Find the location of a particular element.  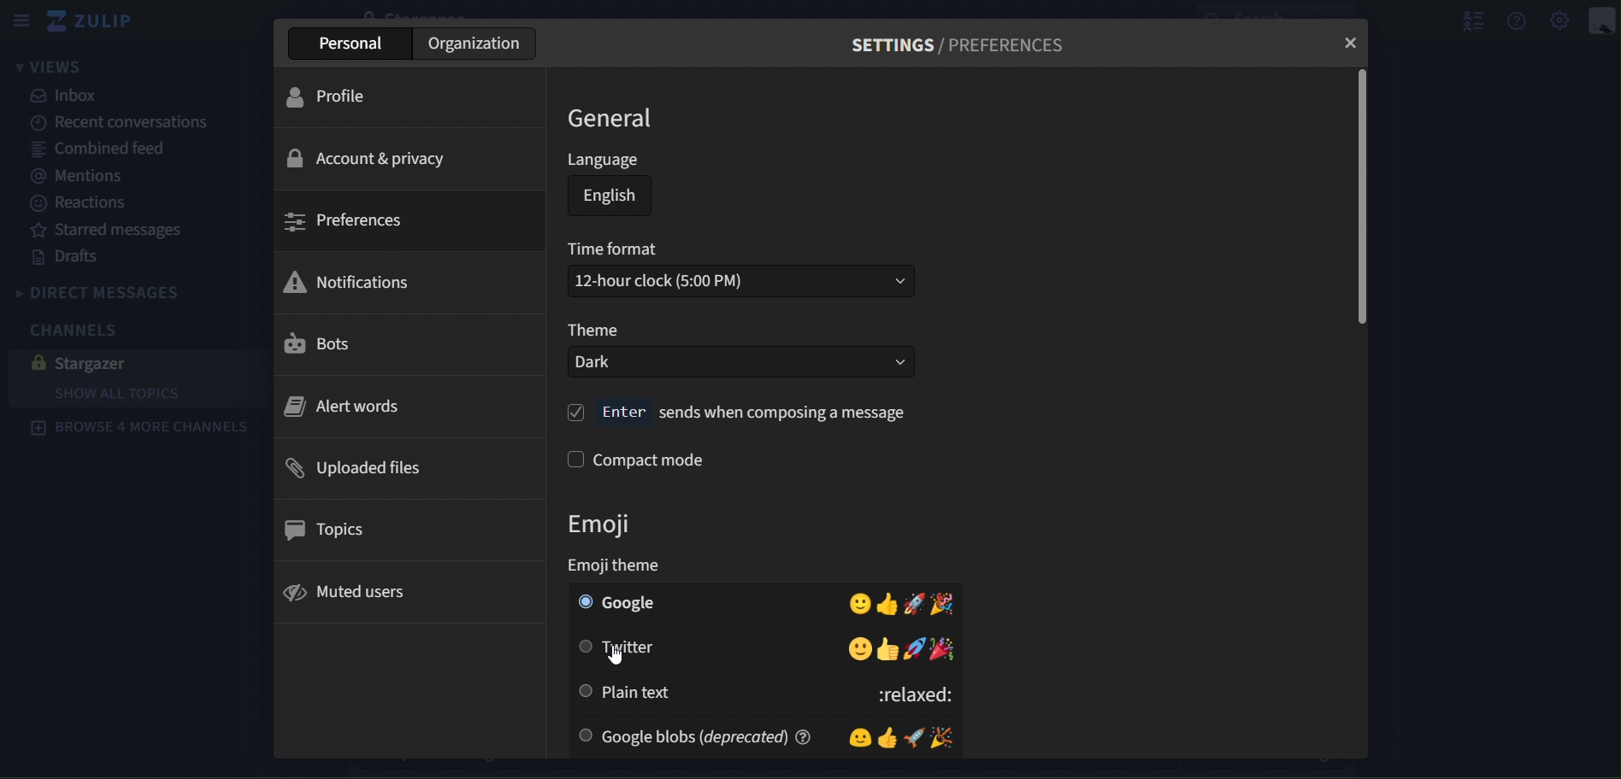

alert words is located at coordinates (345, 405).